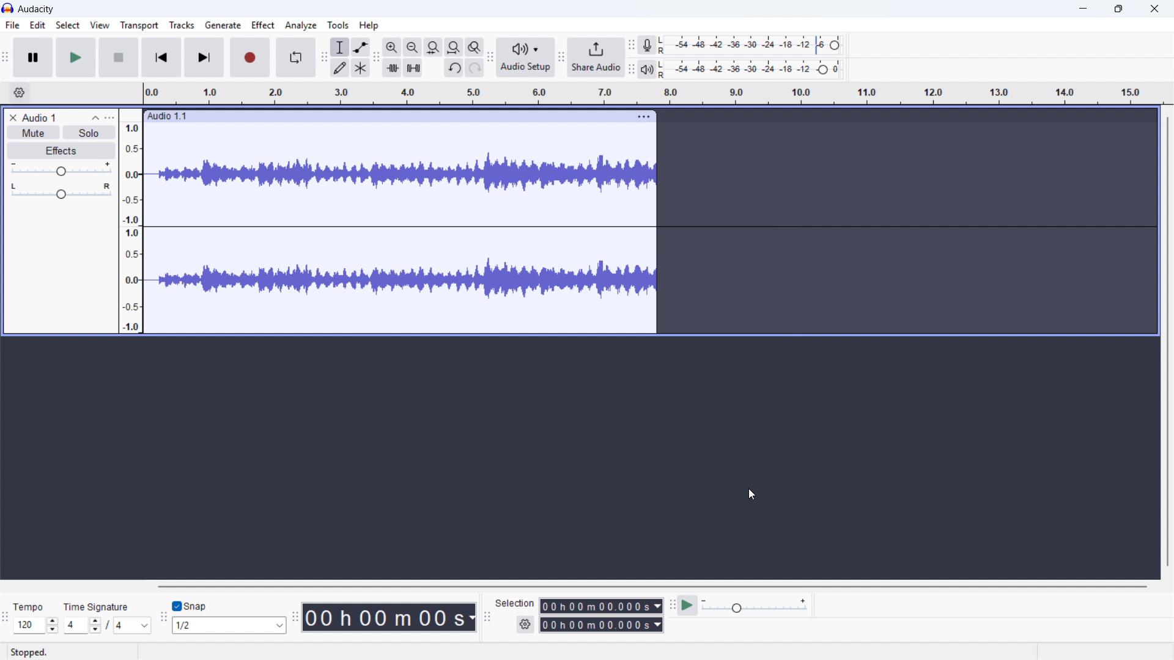  Describe the element at coordinates (12, 26) in the screenshot. I see `file ` at that location.